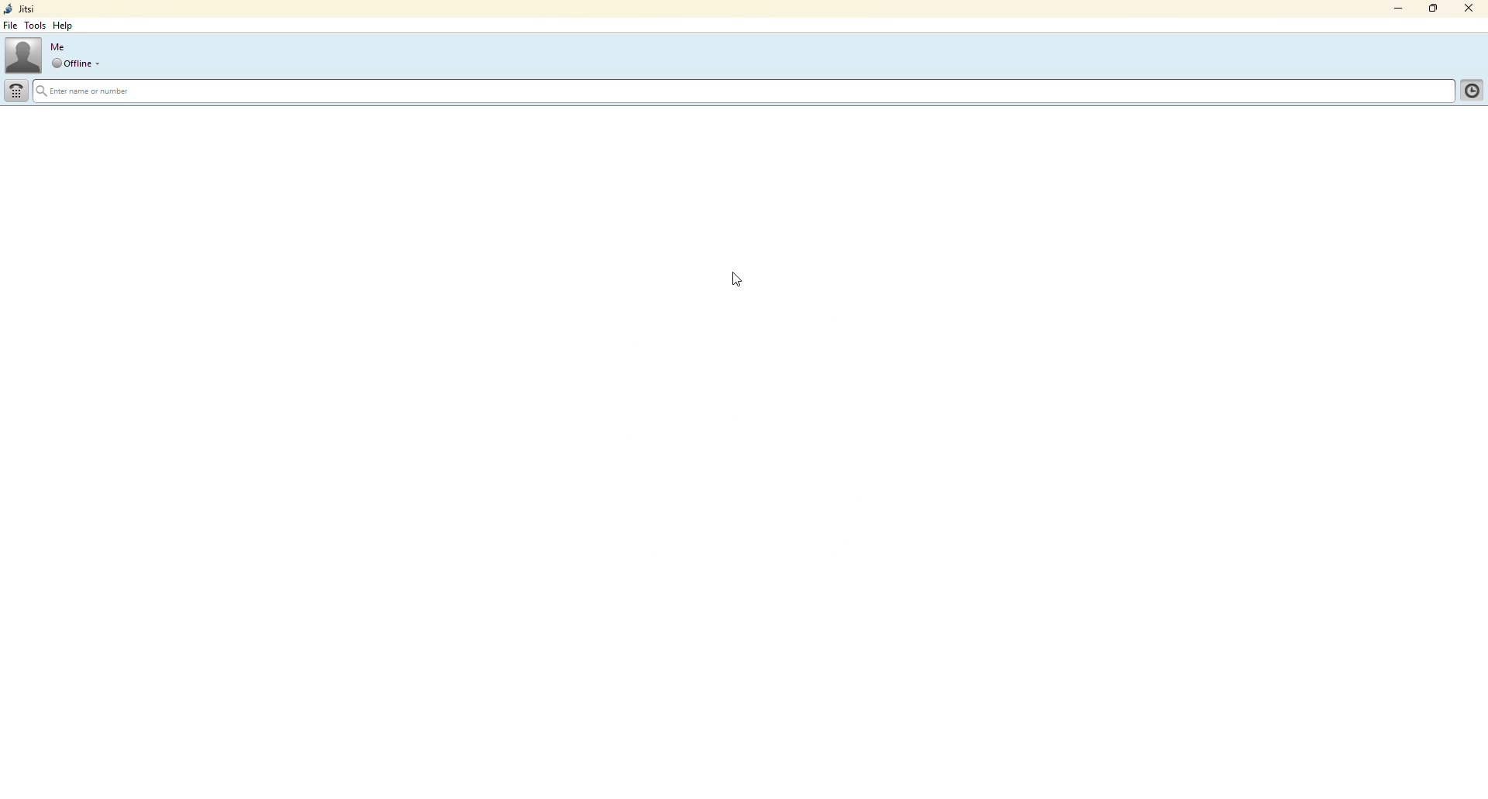 Image resolution: width=1488 pixels, height=799 pixels. I want to click on jitsi, so click(22, 9).